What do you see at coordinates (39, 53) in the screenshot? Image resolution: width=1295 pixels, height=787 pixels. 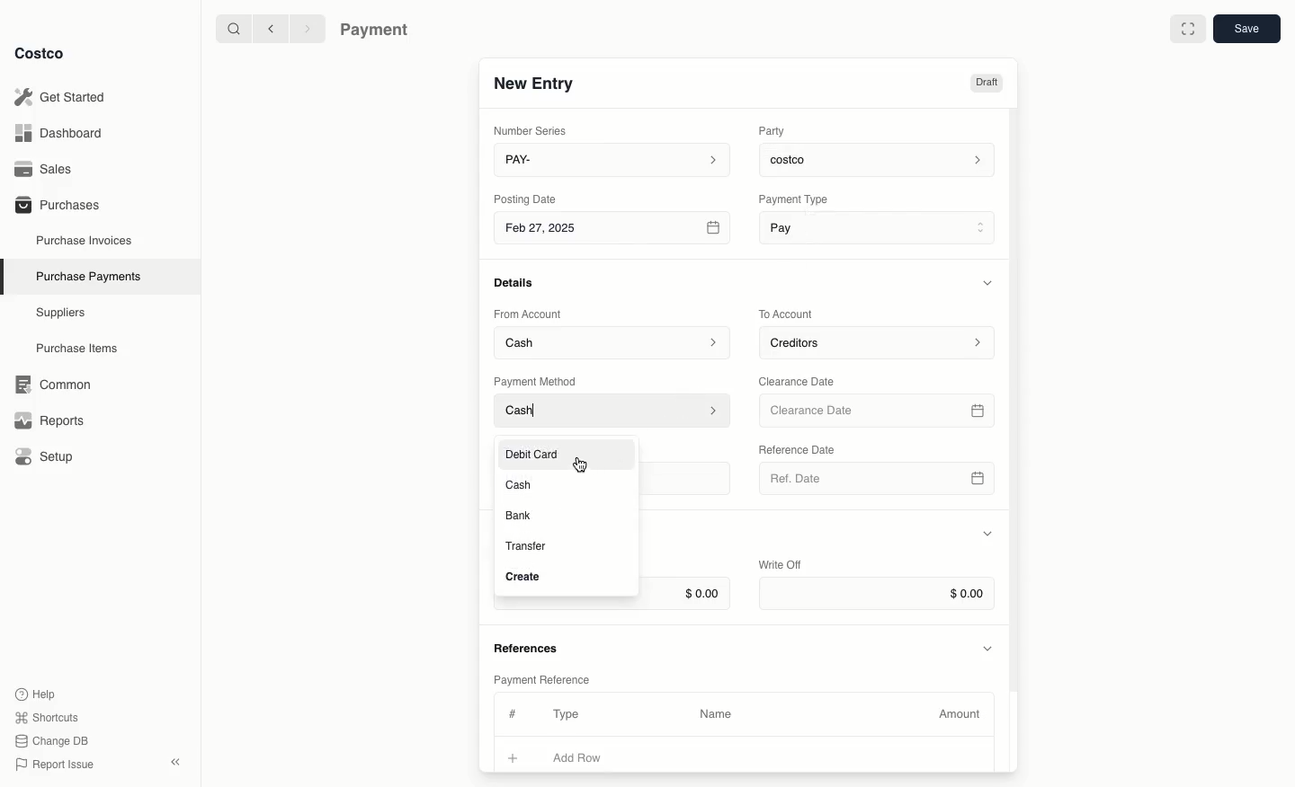 I see `Costco` at bounding box center [39, 53].